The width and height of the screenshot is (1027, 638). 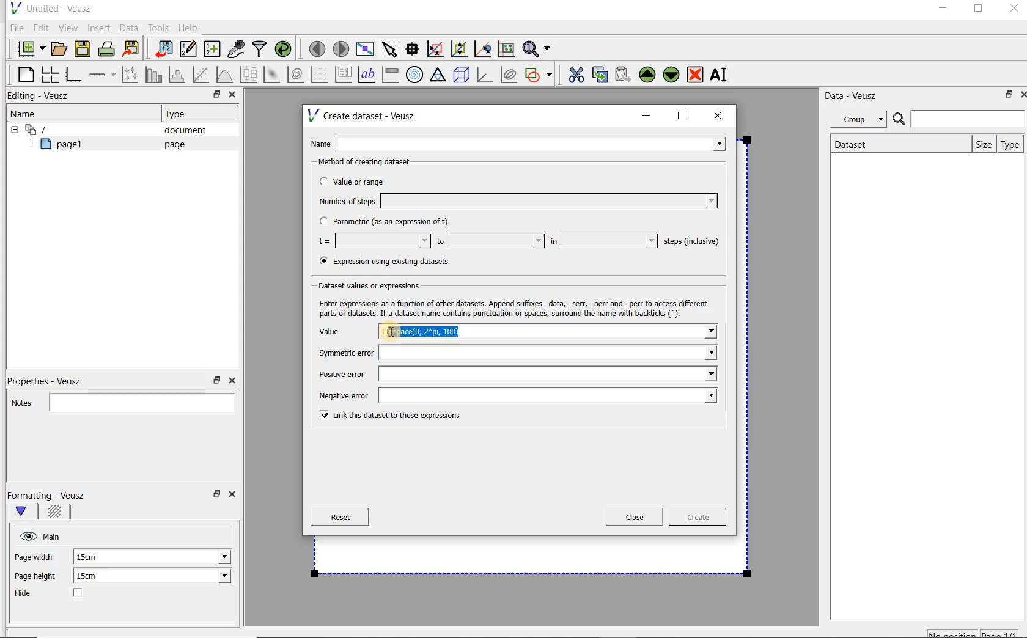 I want to click on Untitled - Veusz, so click(x=50, y=7).